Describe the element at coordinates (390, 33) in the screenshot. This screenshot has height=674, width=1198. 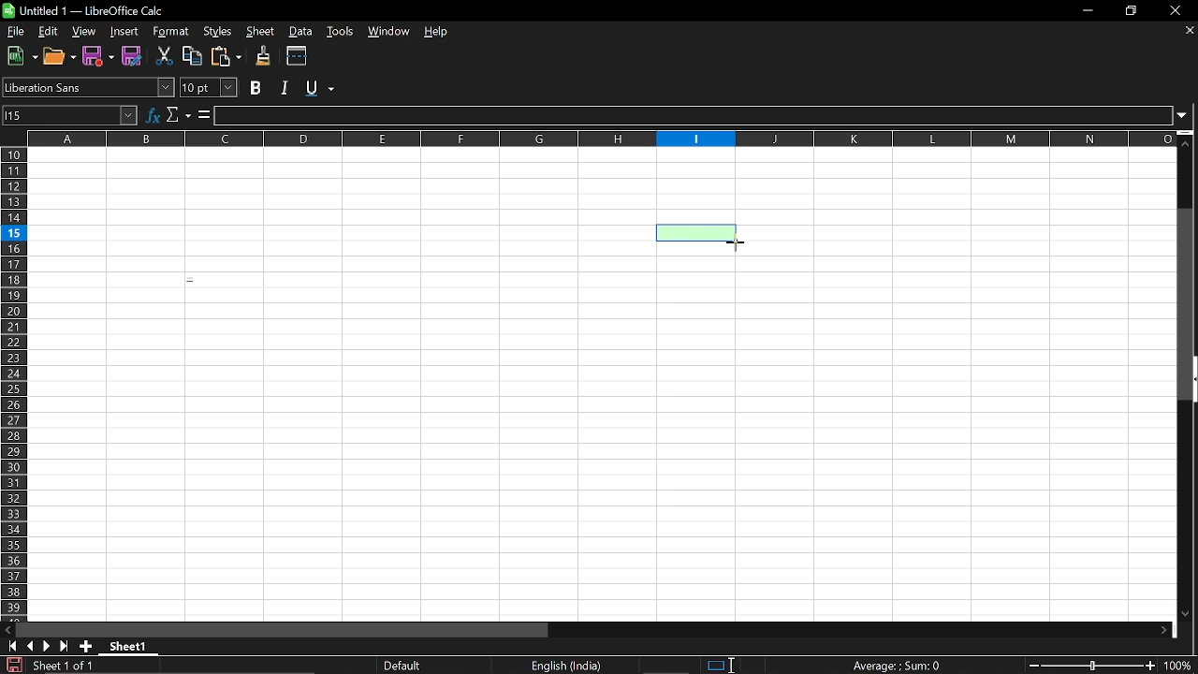
I see `Window` at that location.